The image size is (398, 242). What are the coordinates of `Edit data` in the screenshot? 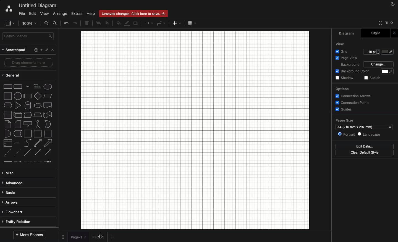 It's located at (363, 146).